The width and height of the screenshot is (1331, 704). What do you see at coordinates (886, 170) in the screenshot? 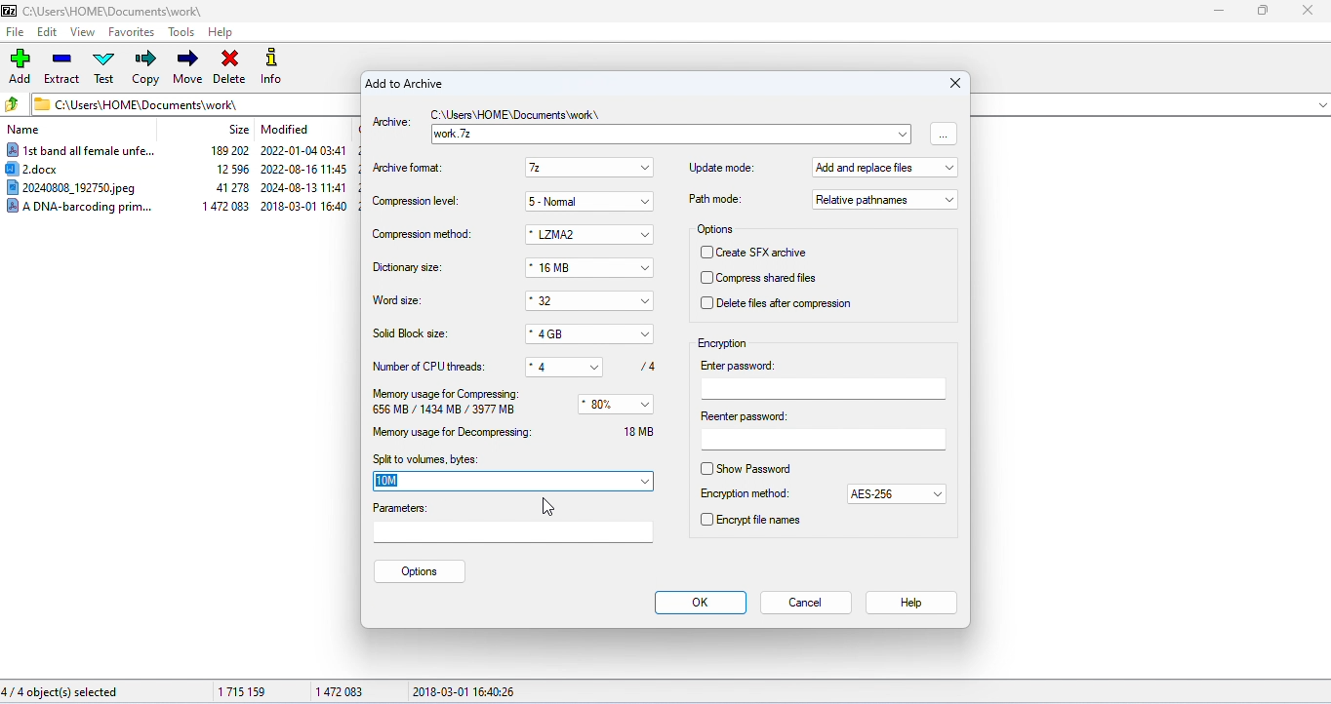
I see `add and replace files` at bounding box center [886, 170].